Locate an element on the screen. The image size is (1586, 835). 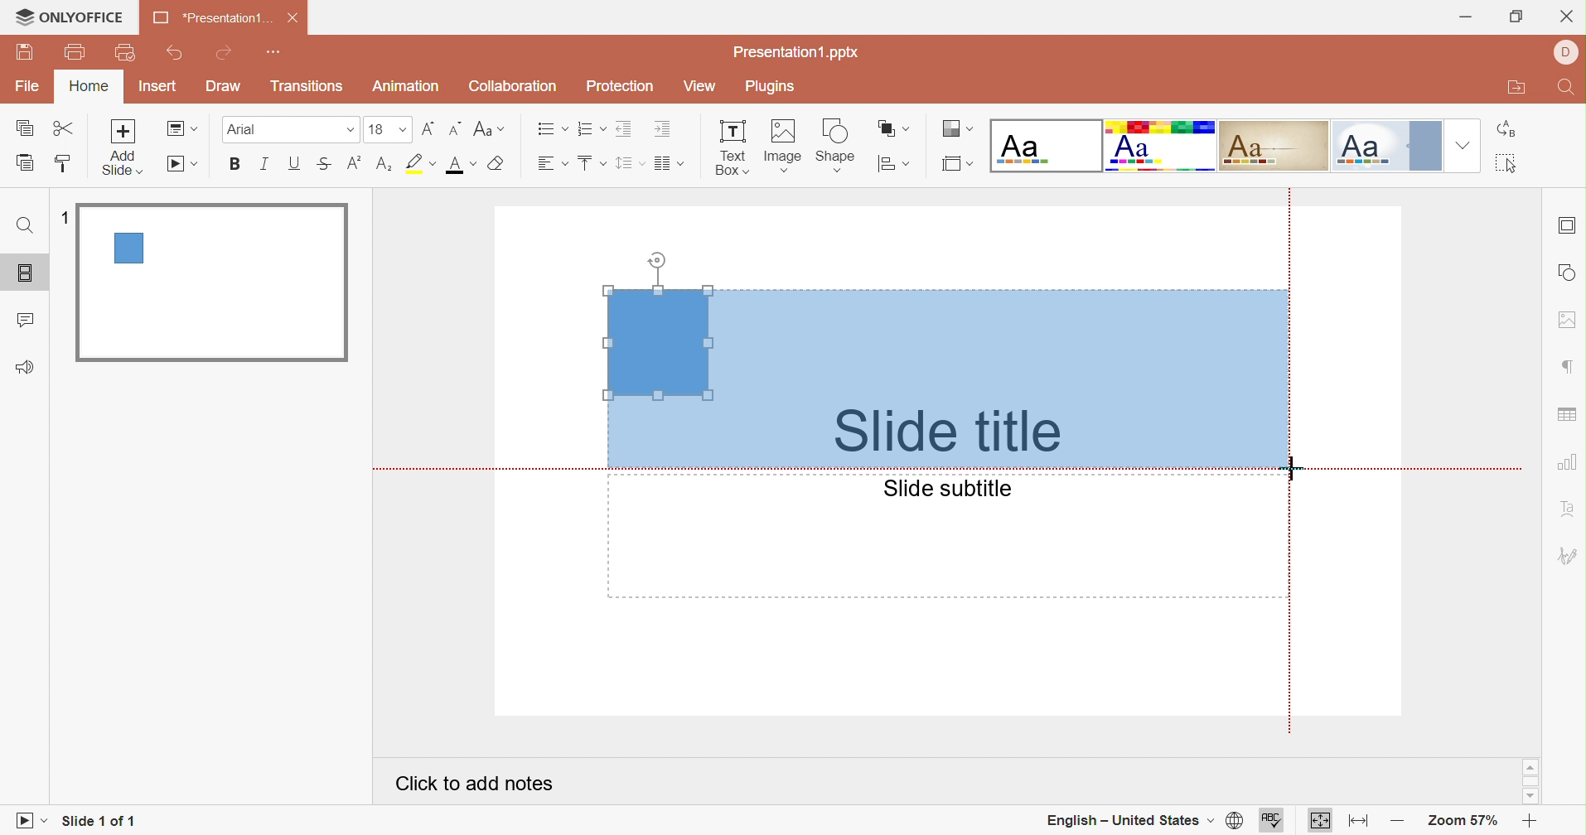
Zoom in is located at coordinates (1530, 823).